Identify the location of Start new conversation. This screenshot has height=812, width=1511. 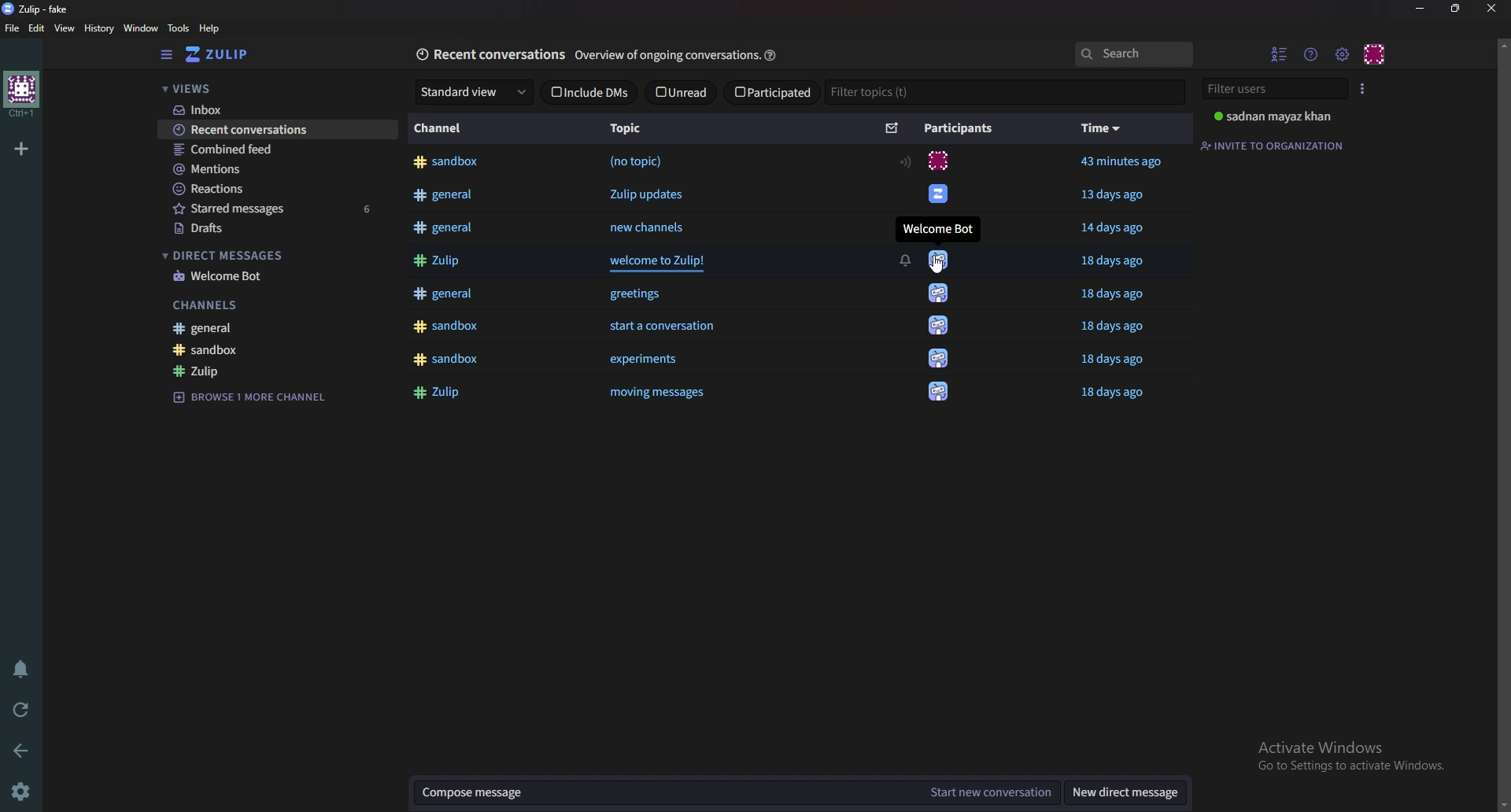
(997, 791).